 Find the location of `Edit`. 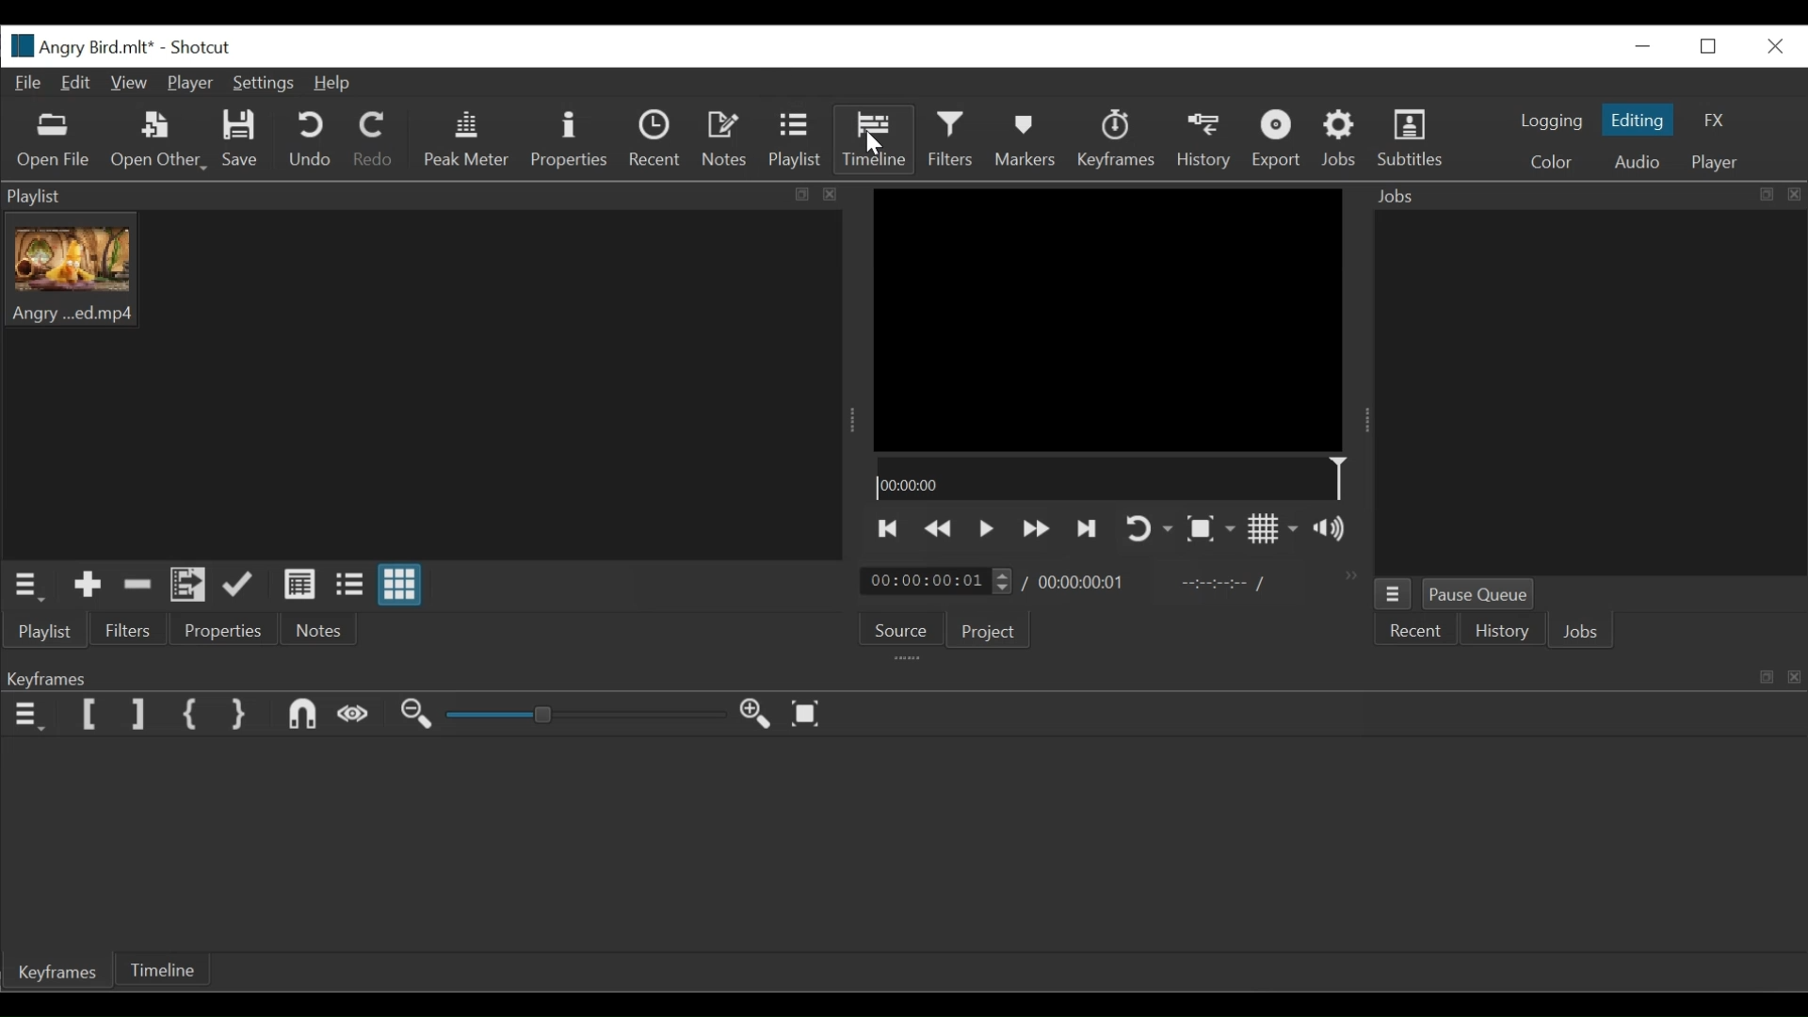

Edit is located at coordinates (78, 83).